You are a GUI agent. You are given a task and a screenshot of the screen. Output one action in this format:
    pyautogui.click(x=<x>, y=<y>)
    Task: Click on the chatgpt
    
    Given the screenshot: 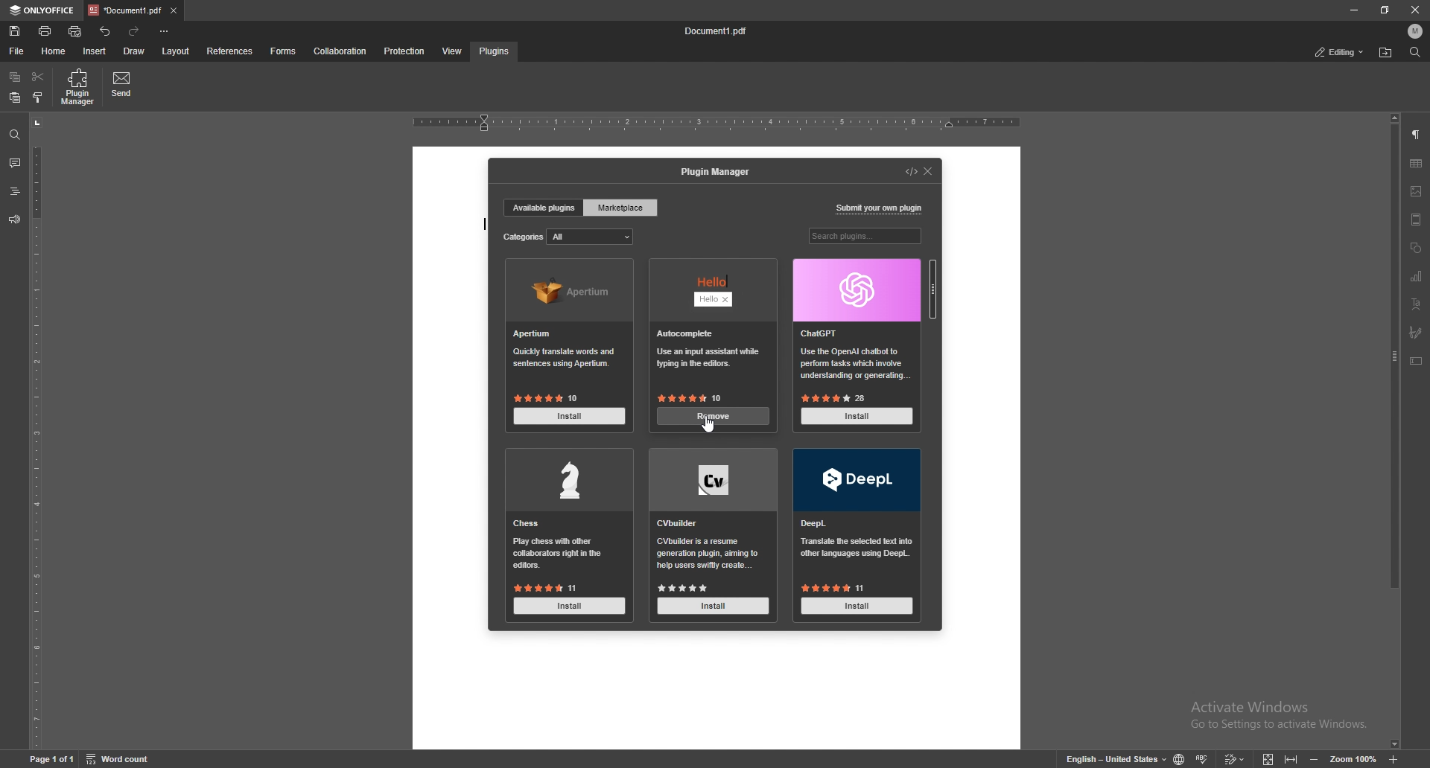 What is the action you would take?
    pyautogui.click(x=855, y=331)
    